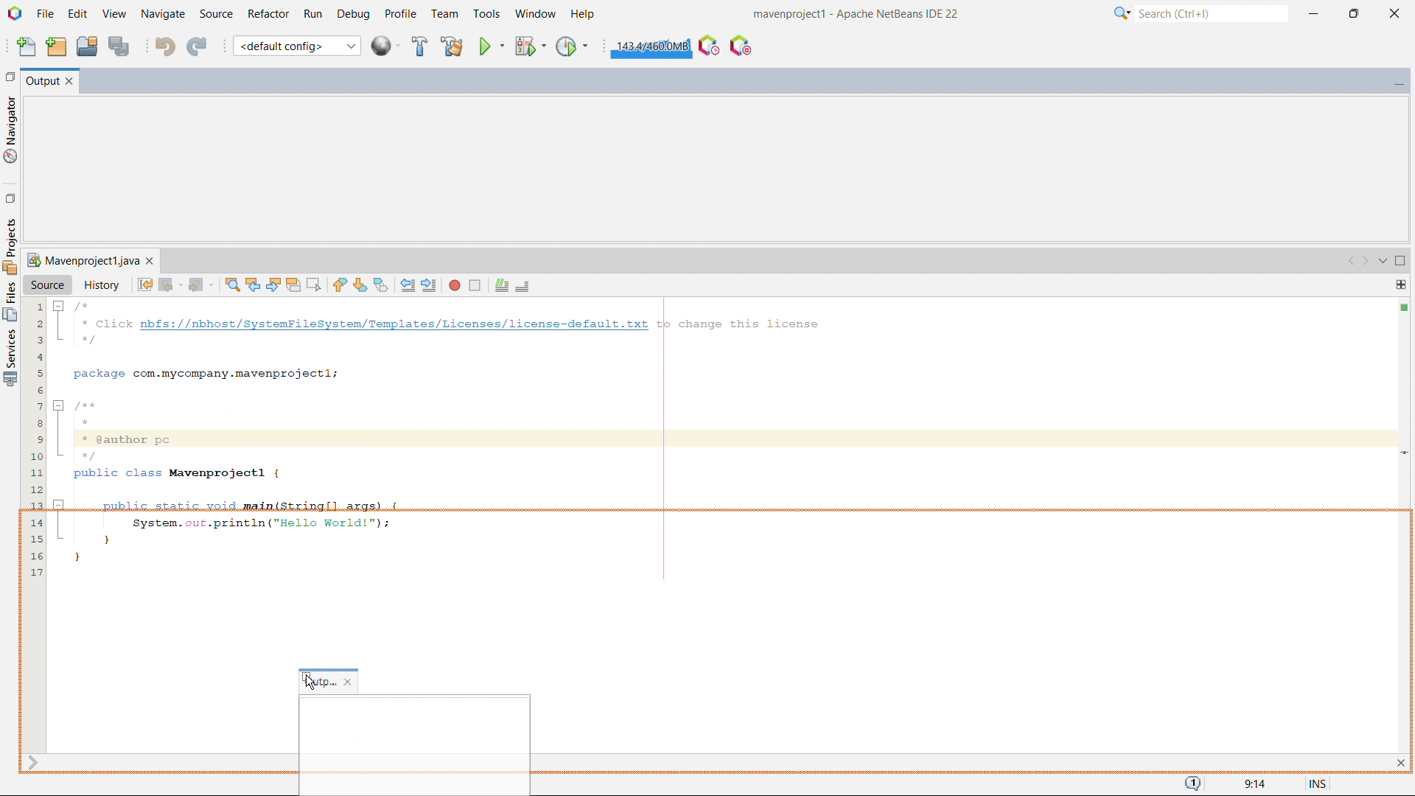 The height and width of the screenshot is (796, 1415). What do you see at coordinates (353, 15) in the screenshot?
I see `debug` at bounding box center [353, 15].